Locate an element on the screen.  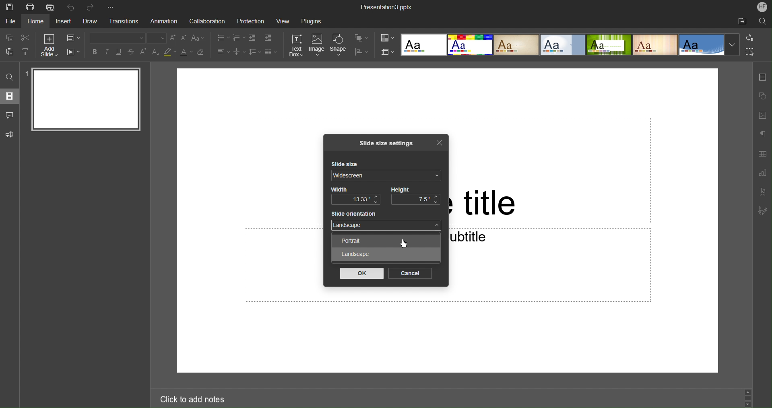
Add Slide is located at coordinates (48, 45).